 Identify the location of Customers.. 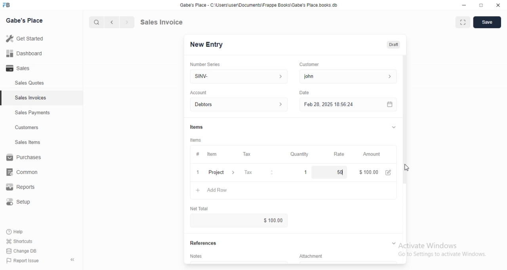
(25, 128).